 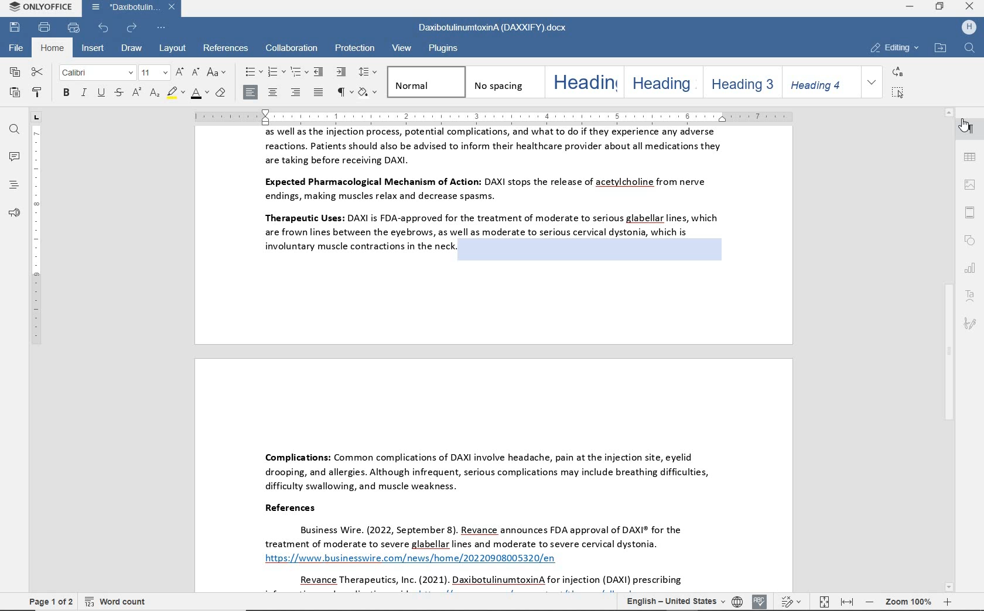 I want to click on text art, so click(x=971, y=297).